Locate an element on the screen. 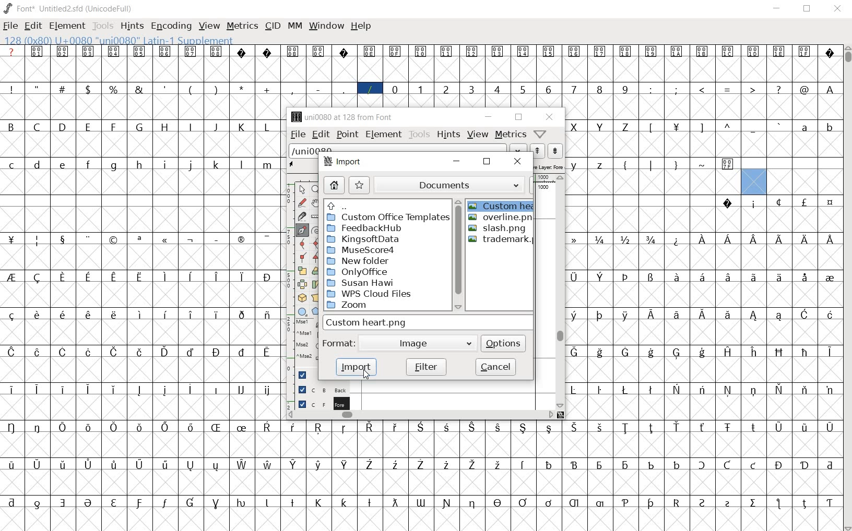 This screenshot has height=531, width=852. glyph is located at coordinates (575, 427).